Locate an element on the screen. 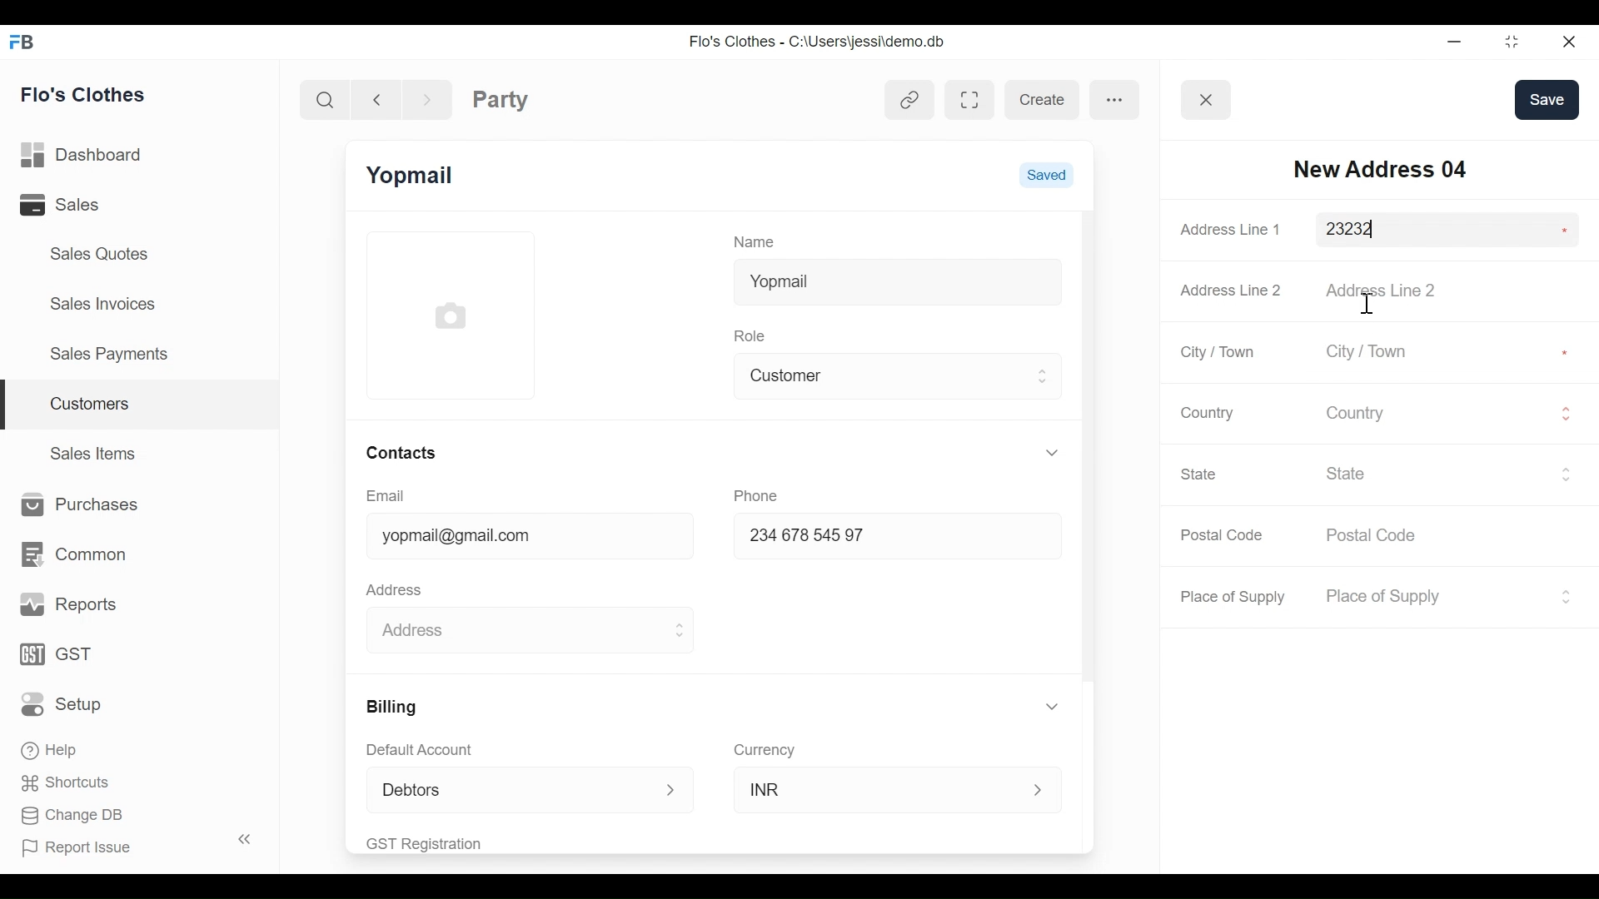  Country is located at coordinates (1204, 412).